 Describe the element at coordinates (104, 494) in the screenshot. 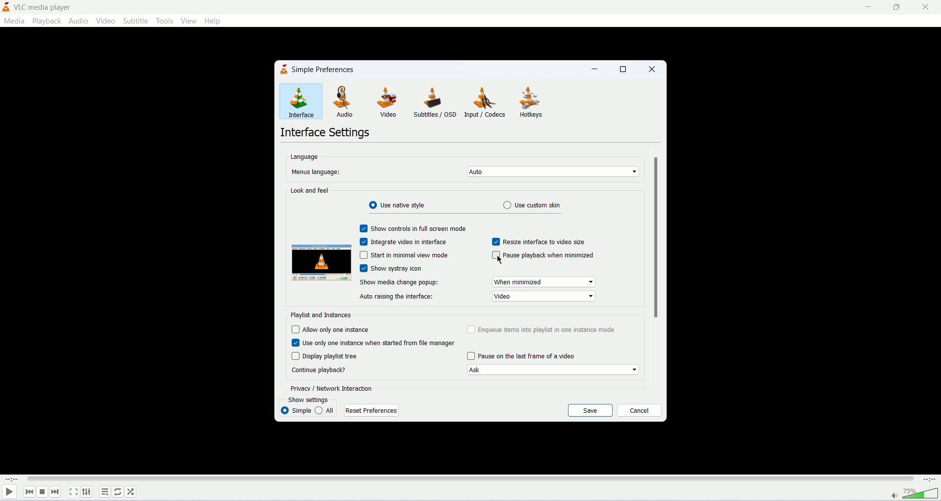

I see `playlist` at that location.